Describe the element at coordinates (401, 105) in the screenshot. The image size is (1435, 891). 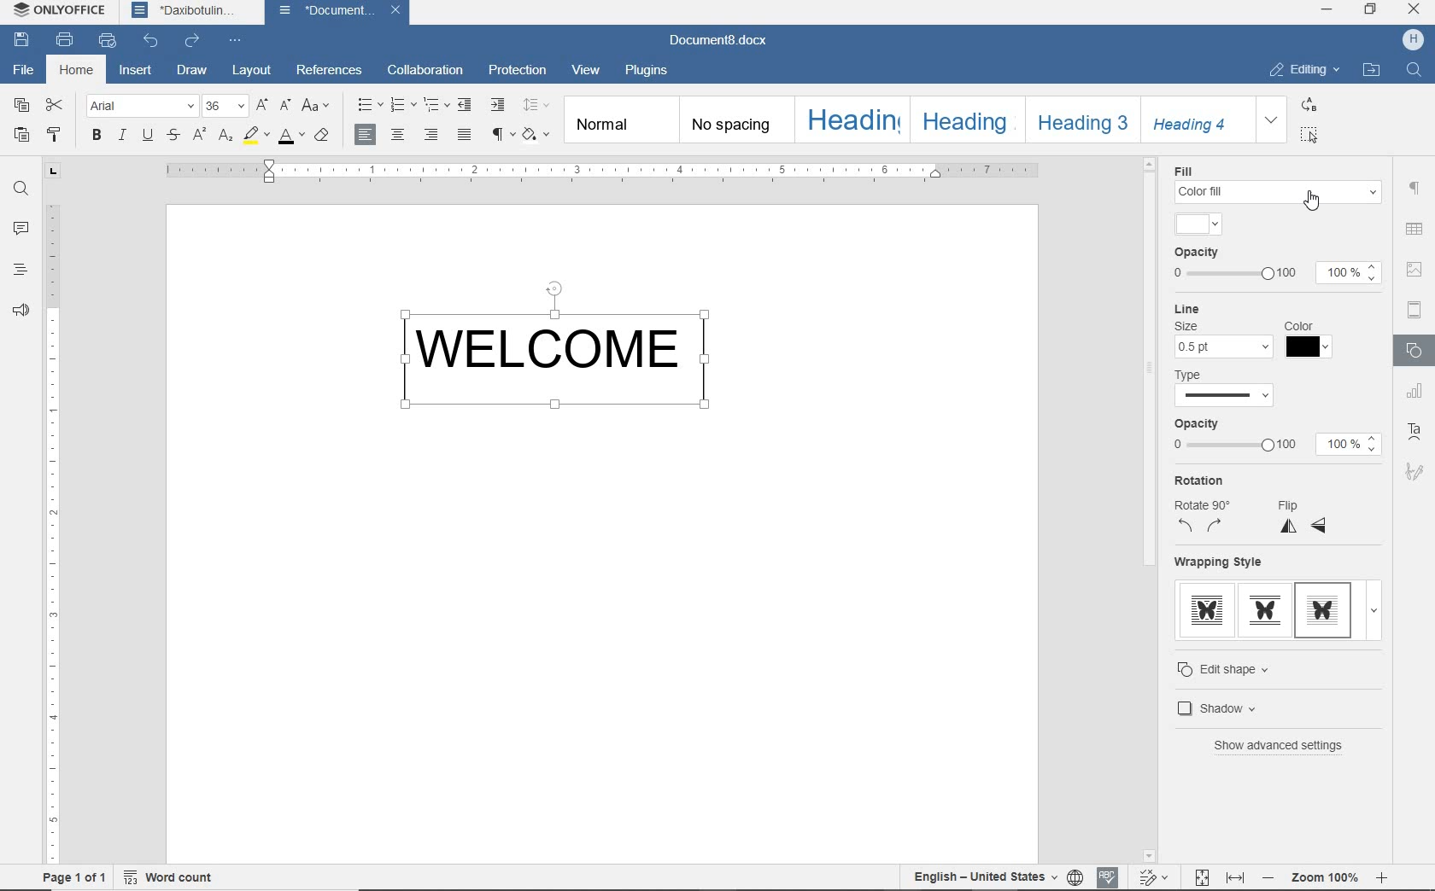
I see `NUMBERING` at that location.